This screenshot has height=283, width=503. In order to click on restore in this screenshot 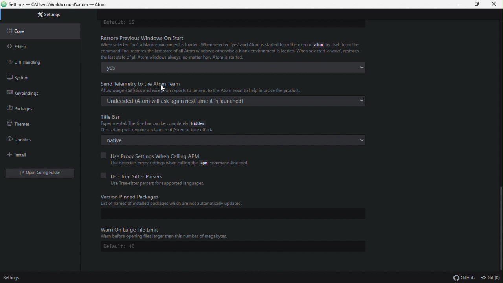, I will do `click(479, 4)`.